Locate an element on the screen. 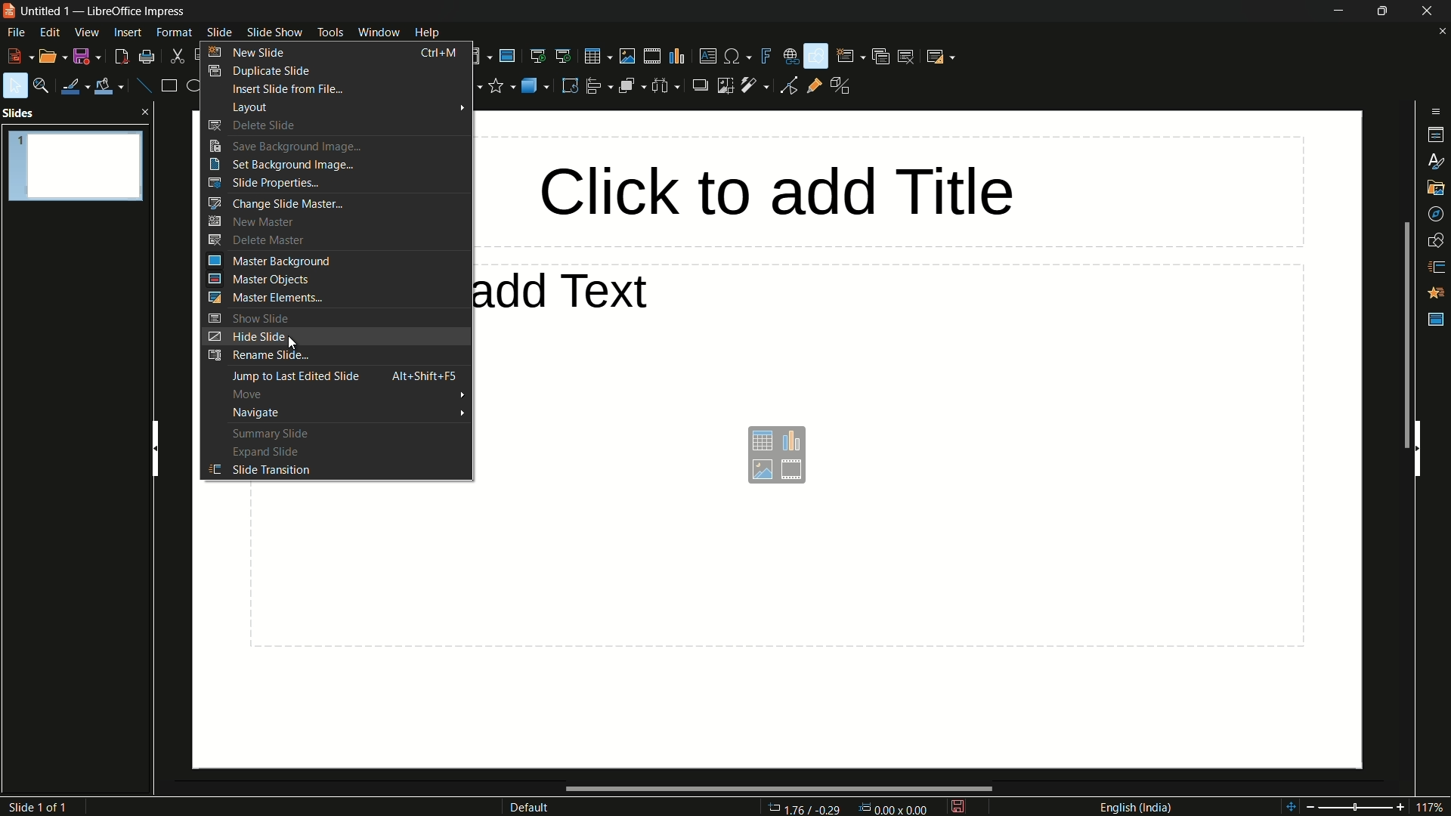 This screenshot has height=816, width=1451. 3d objects is located at coordinates (536, 86).